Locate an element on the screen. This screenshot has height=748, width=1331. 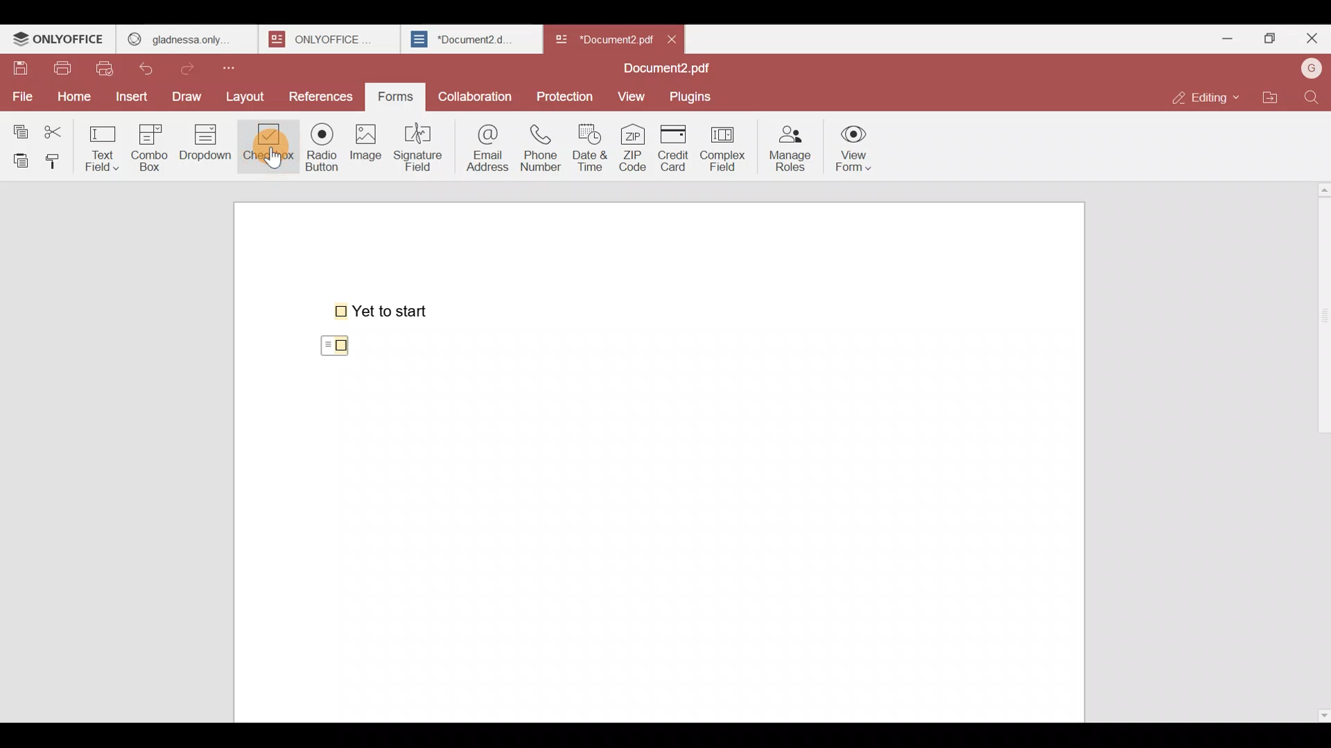
Print file is located at coordinates (65, 69).